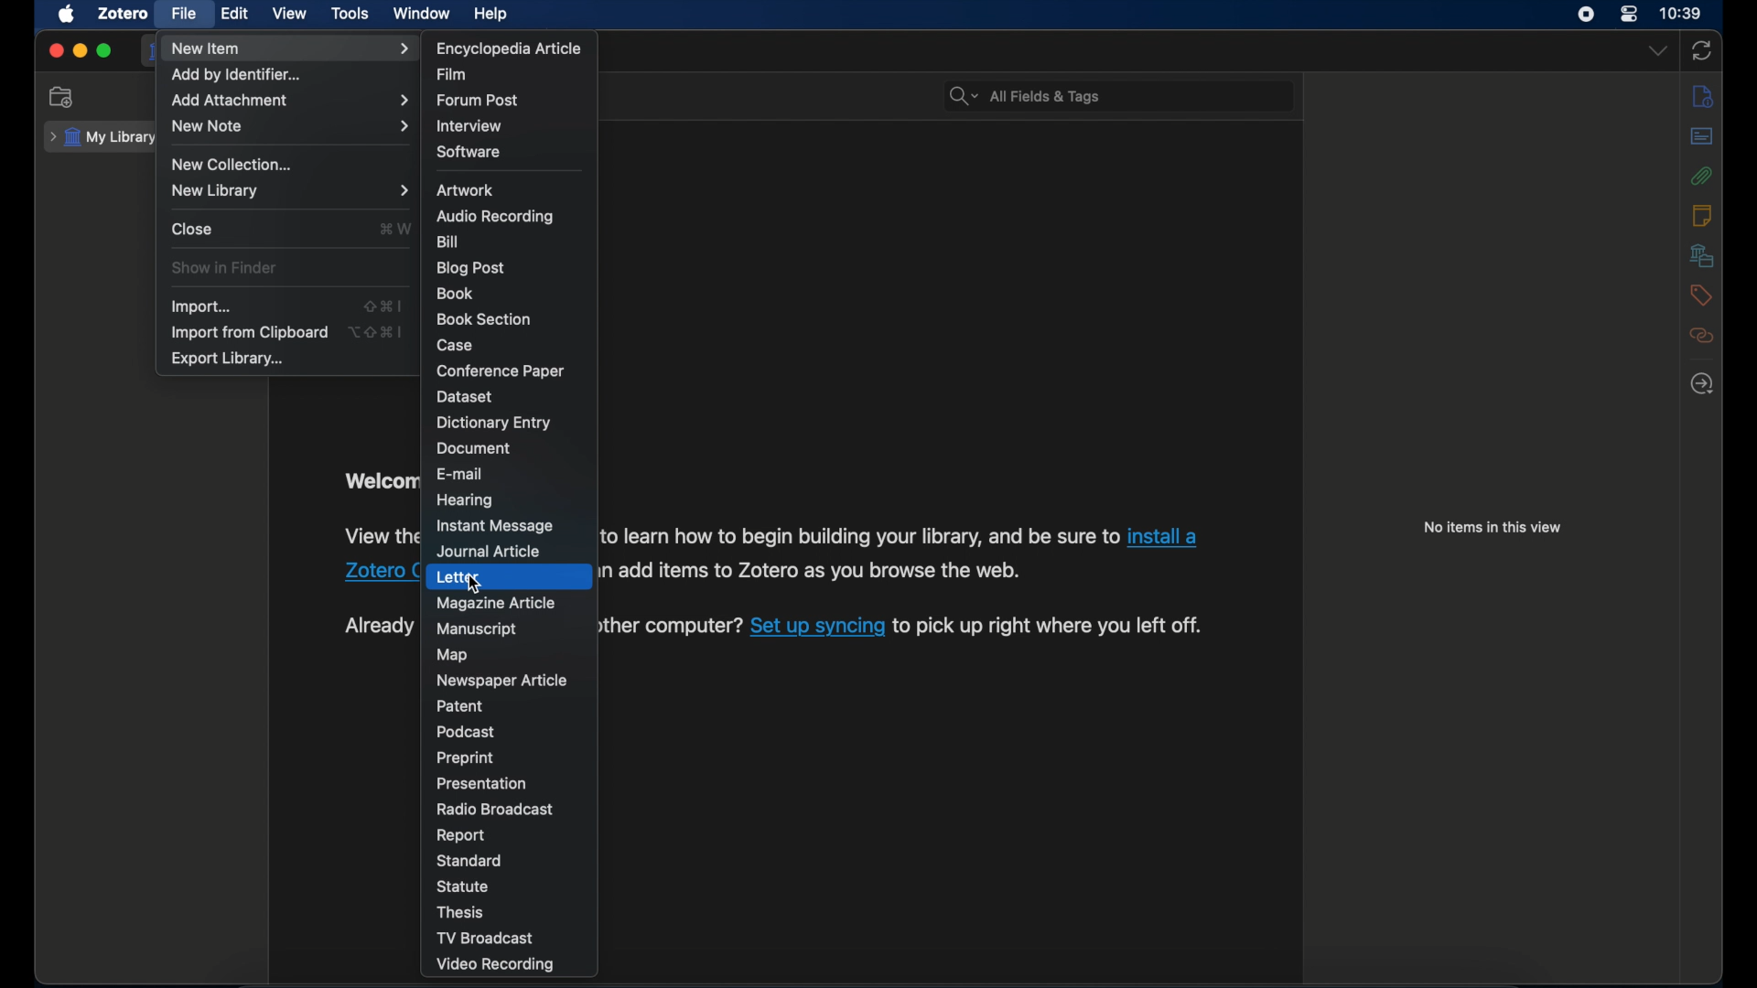 The image size is (1757, 988). I want to click on tools, so click(350, 13).